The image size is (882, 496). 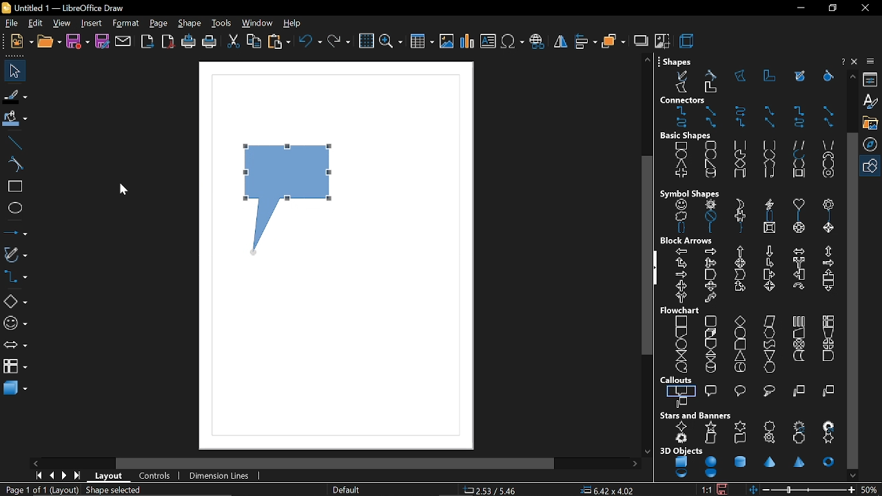 I want to click on gallery, so click(x=872, y=123).